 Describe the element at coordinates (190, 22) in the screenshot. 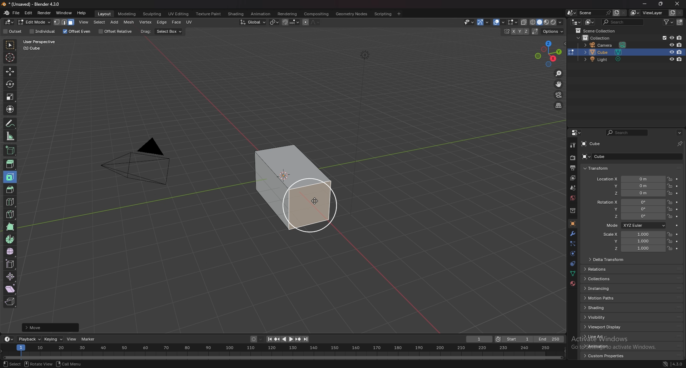

I see `uv` at that location.